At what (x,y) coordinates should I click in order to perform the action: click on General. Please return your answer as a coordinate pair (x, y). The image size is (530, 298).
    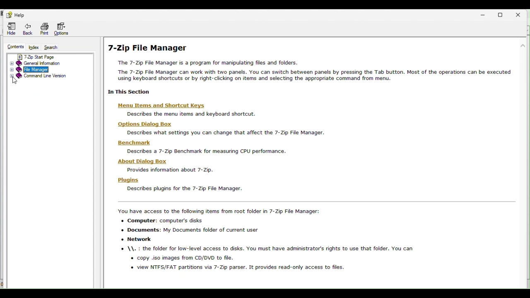
    Looking at the image, I should click on (49, 63).